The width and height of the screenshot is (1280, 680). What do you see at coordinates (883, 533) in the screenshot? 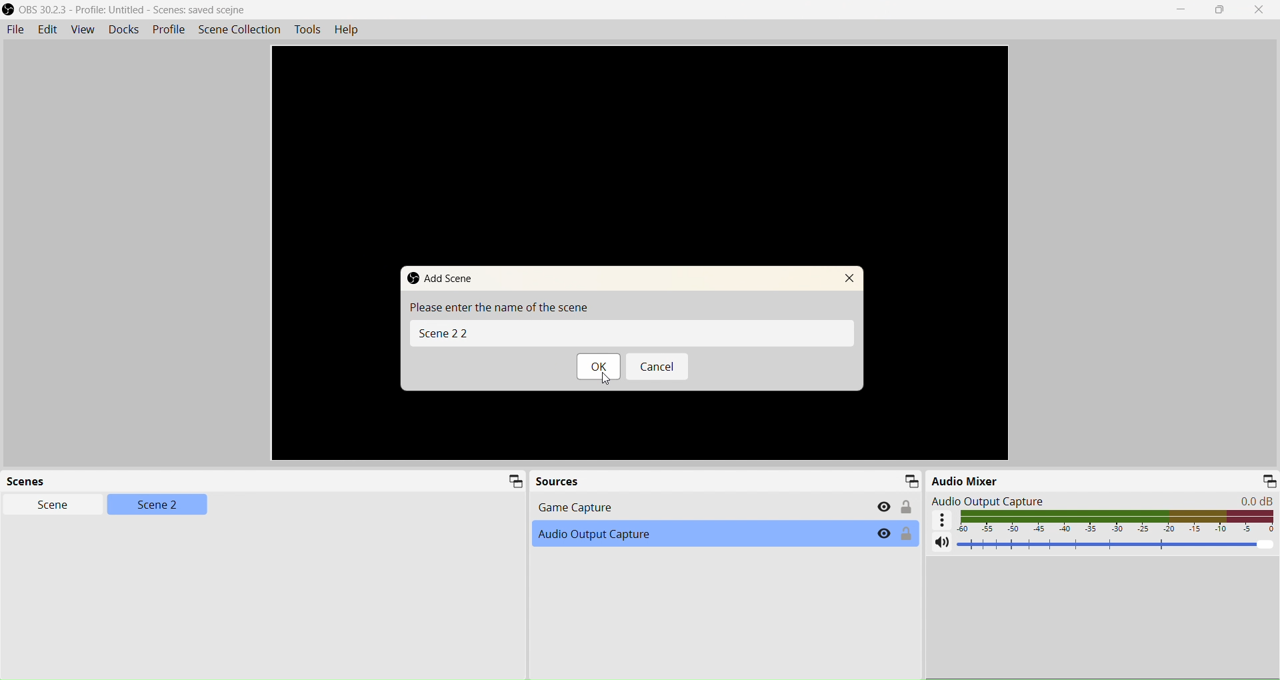
I see `Eye` at bounding box center [883, 533].